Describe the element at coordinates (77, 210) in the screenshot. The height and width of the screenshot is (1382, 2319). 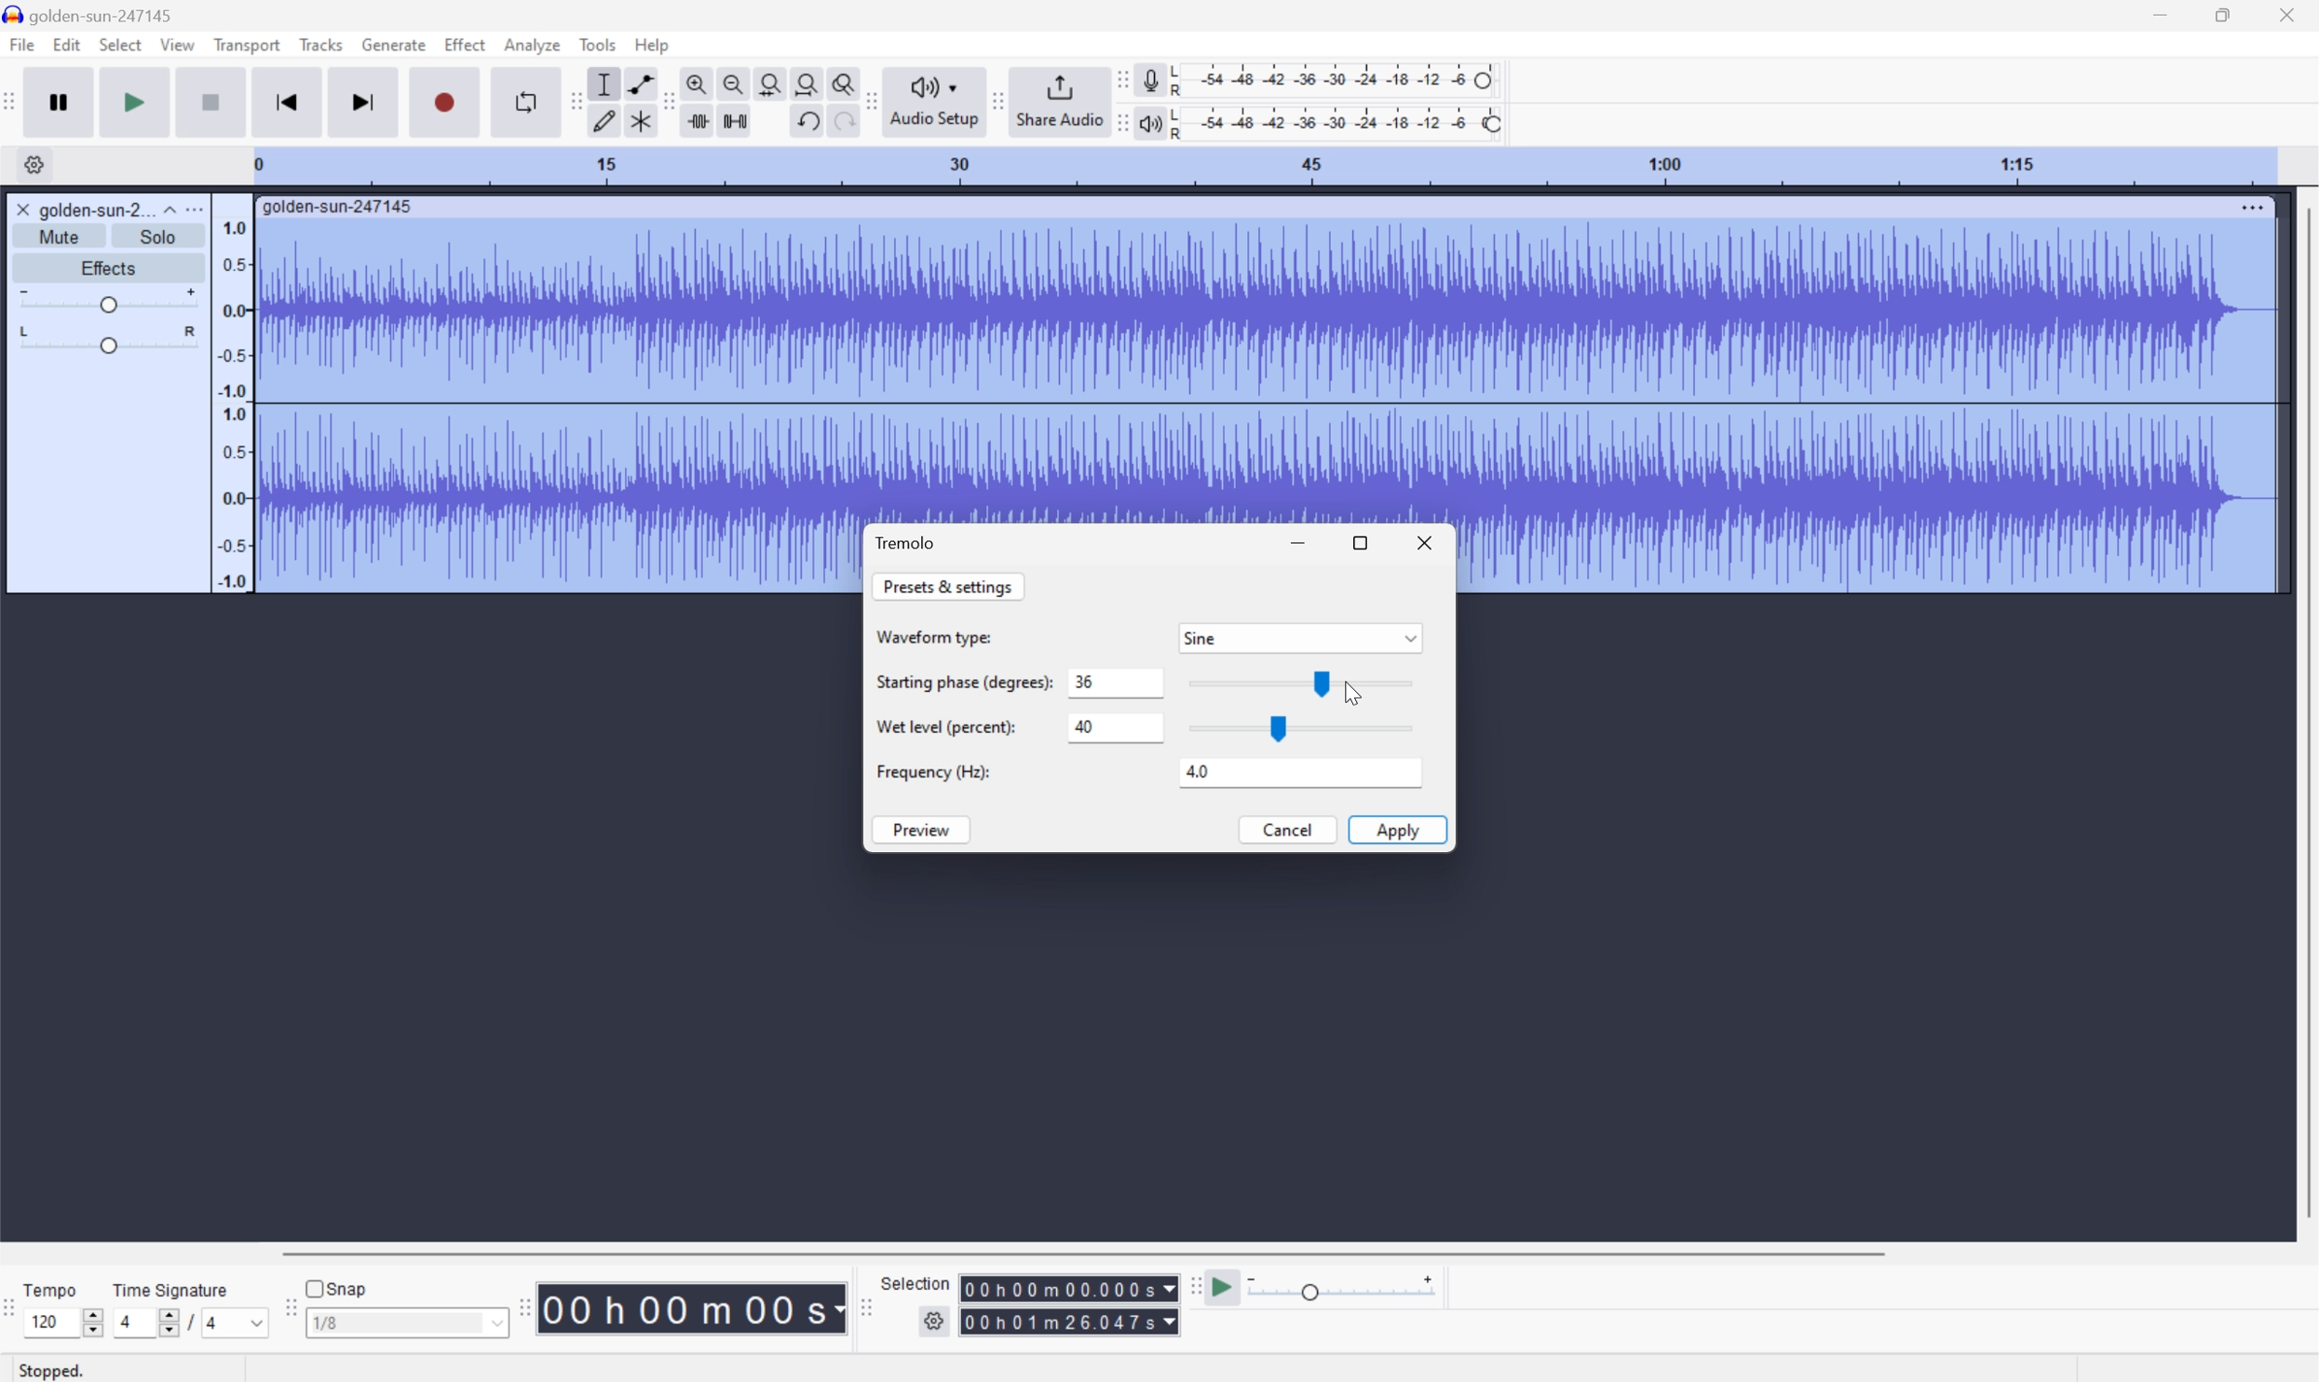
I see `golden-sun` at that location.